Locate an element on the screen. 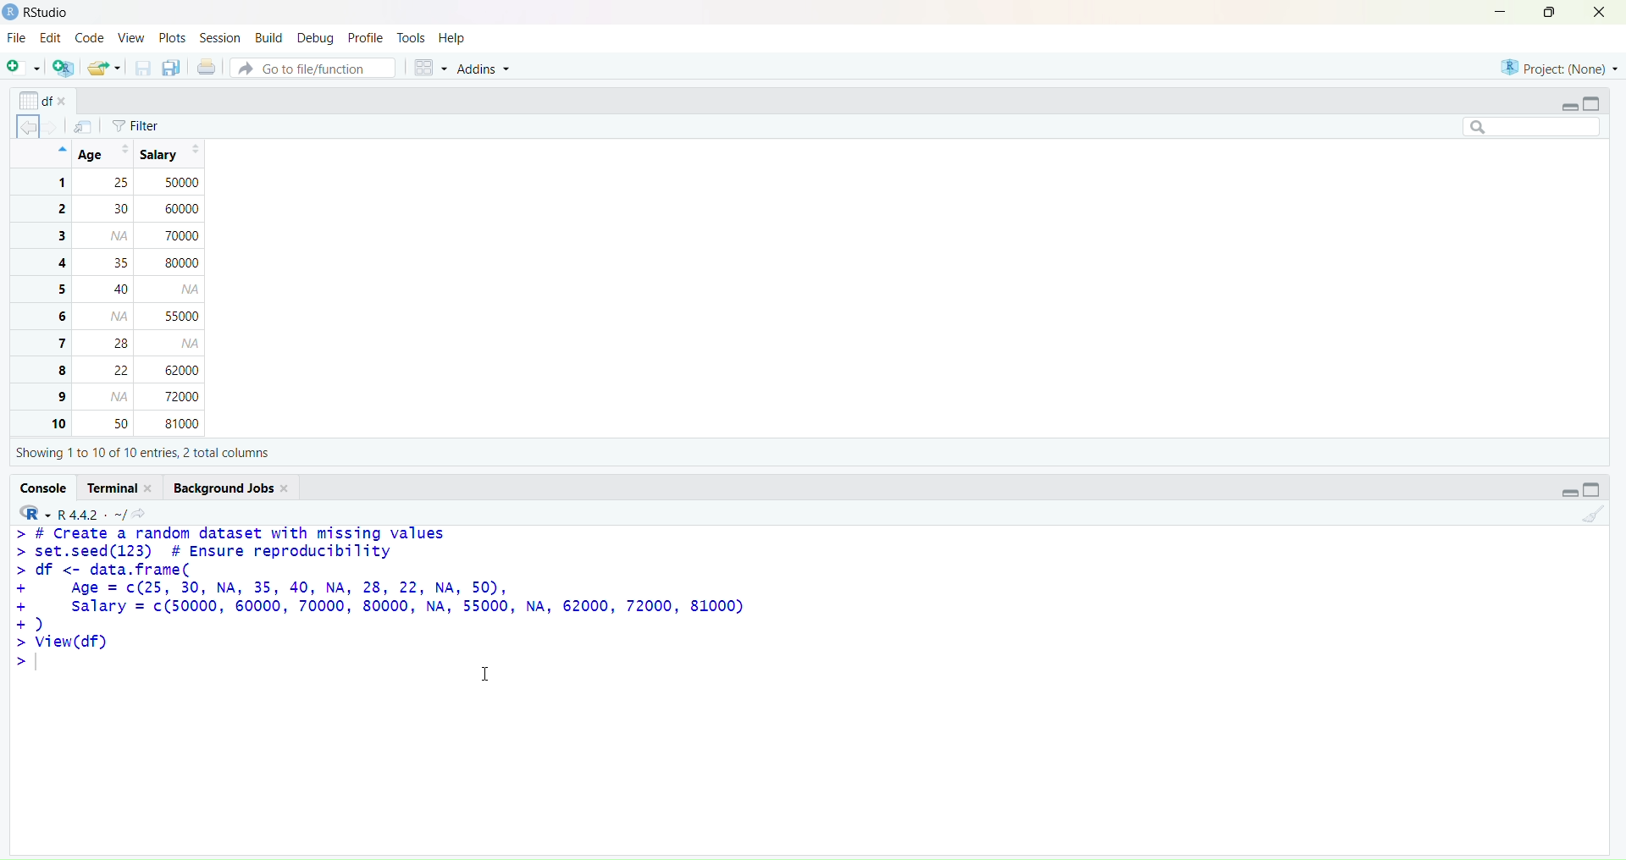 This screenshot has height=860, width=1626. filter is located at coordinates (140, 126).